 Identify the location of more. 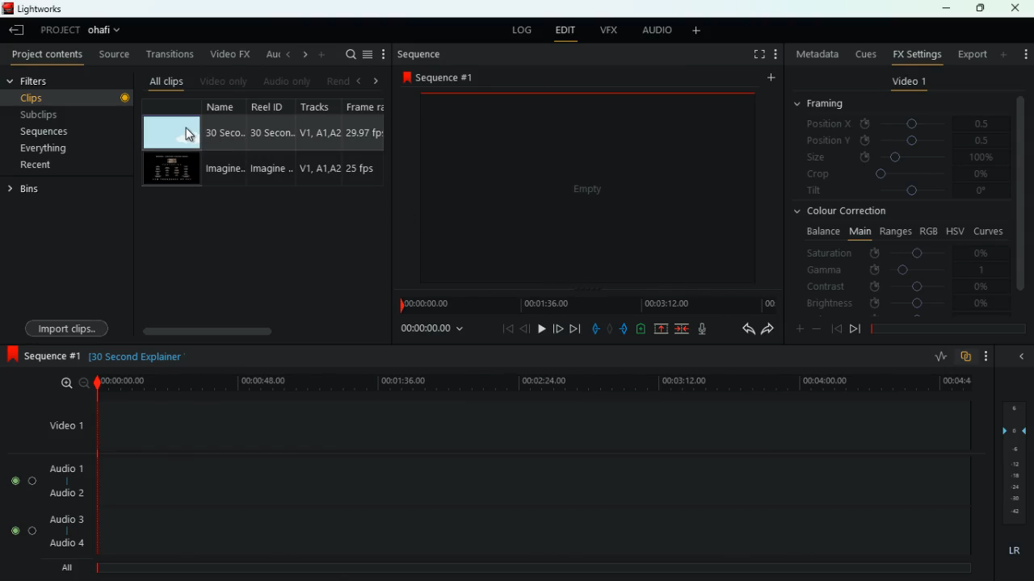
(323, 54).